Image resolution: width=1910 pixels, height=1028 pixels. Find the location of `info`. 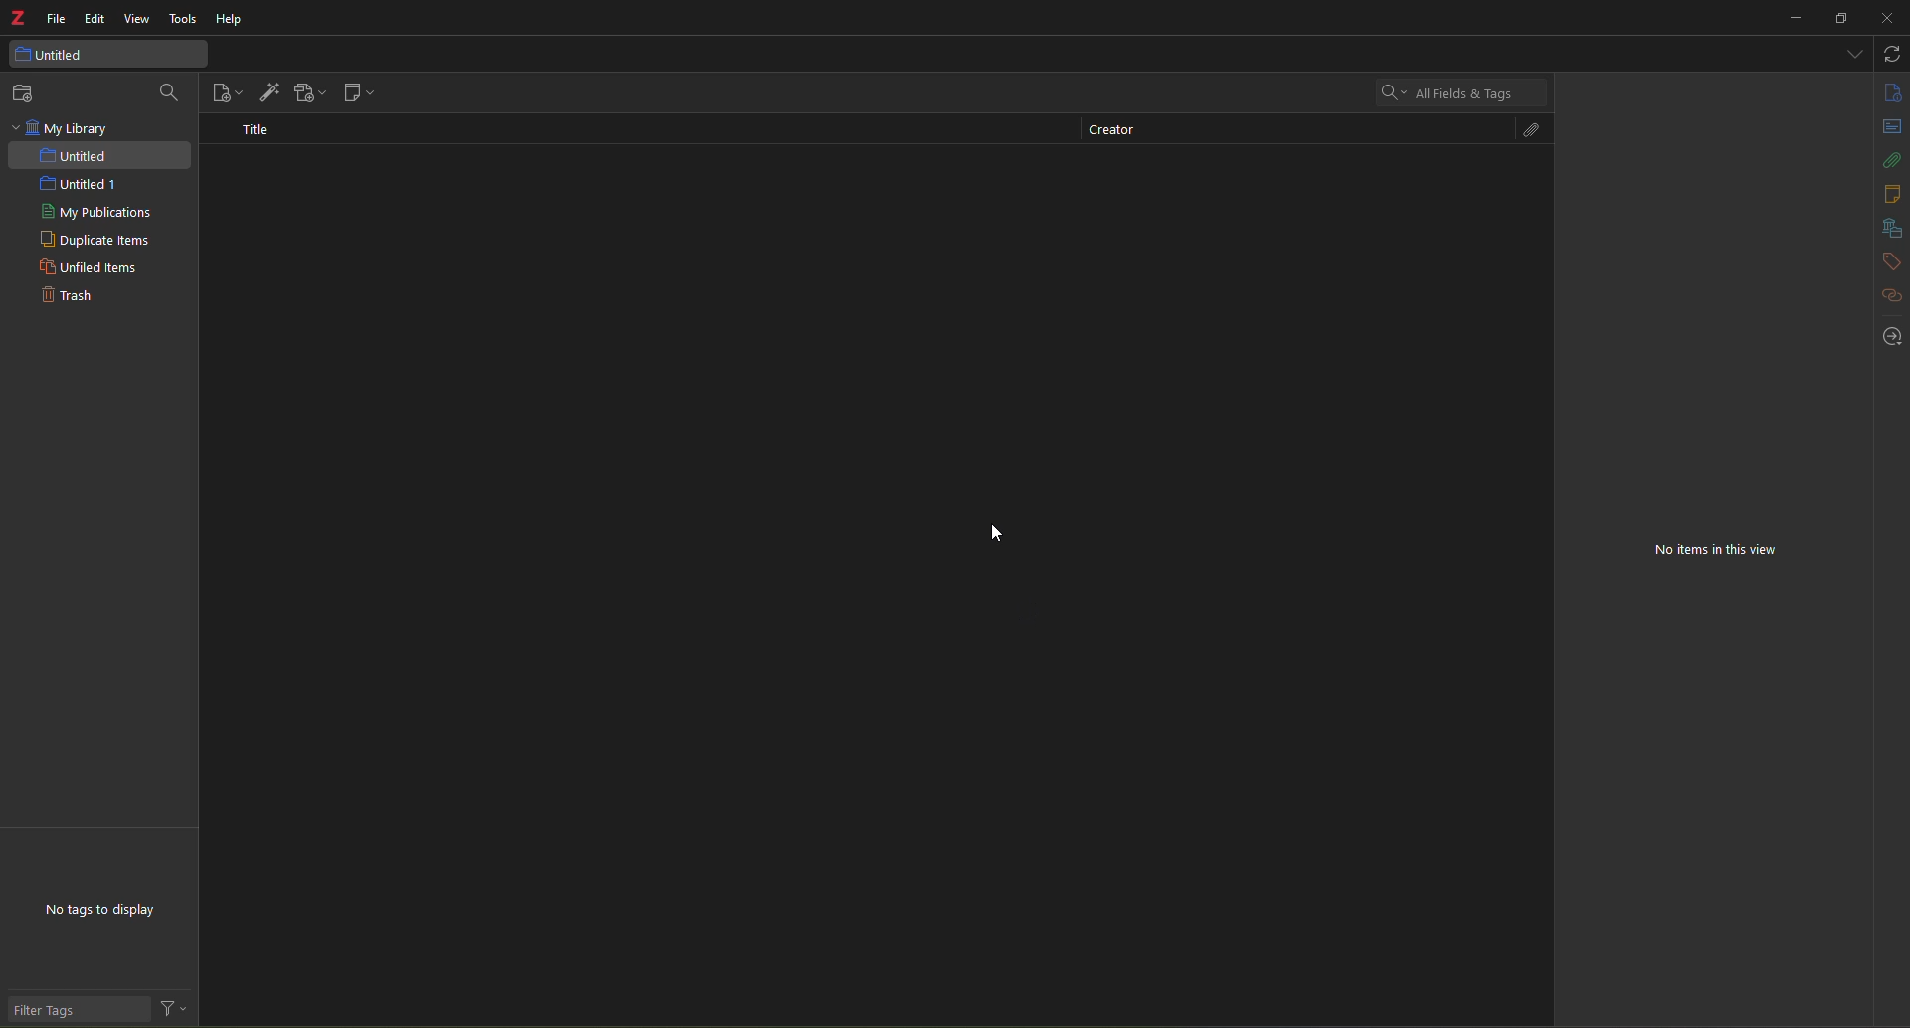

info is located at coordinates (1891, 91).